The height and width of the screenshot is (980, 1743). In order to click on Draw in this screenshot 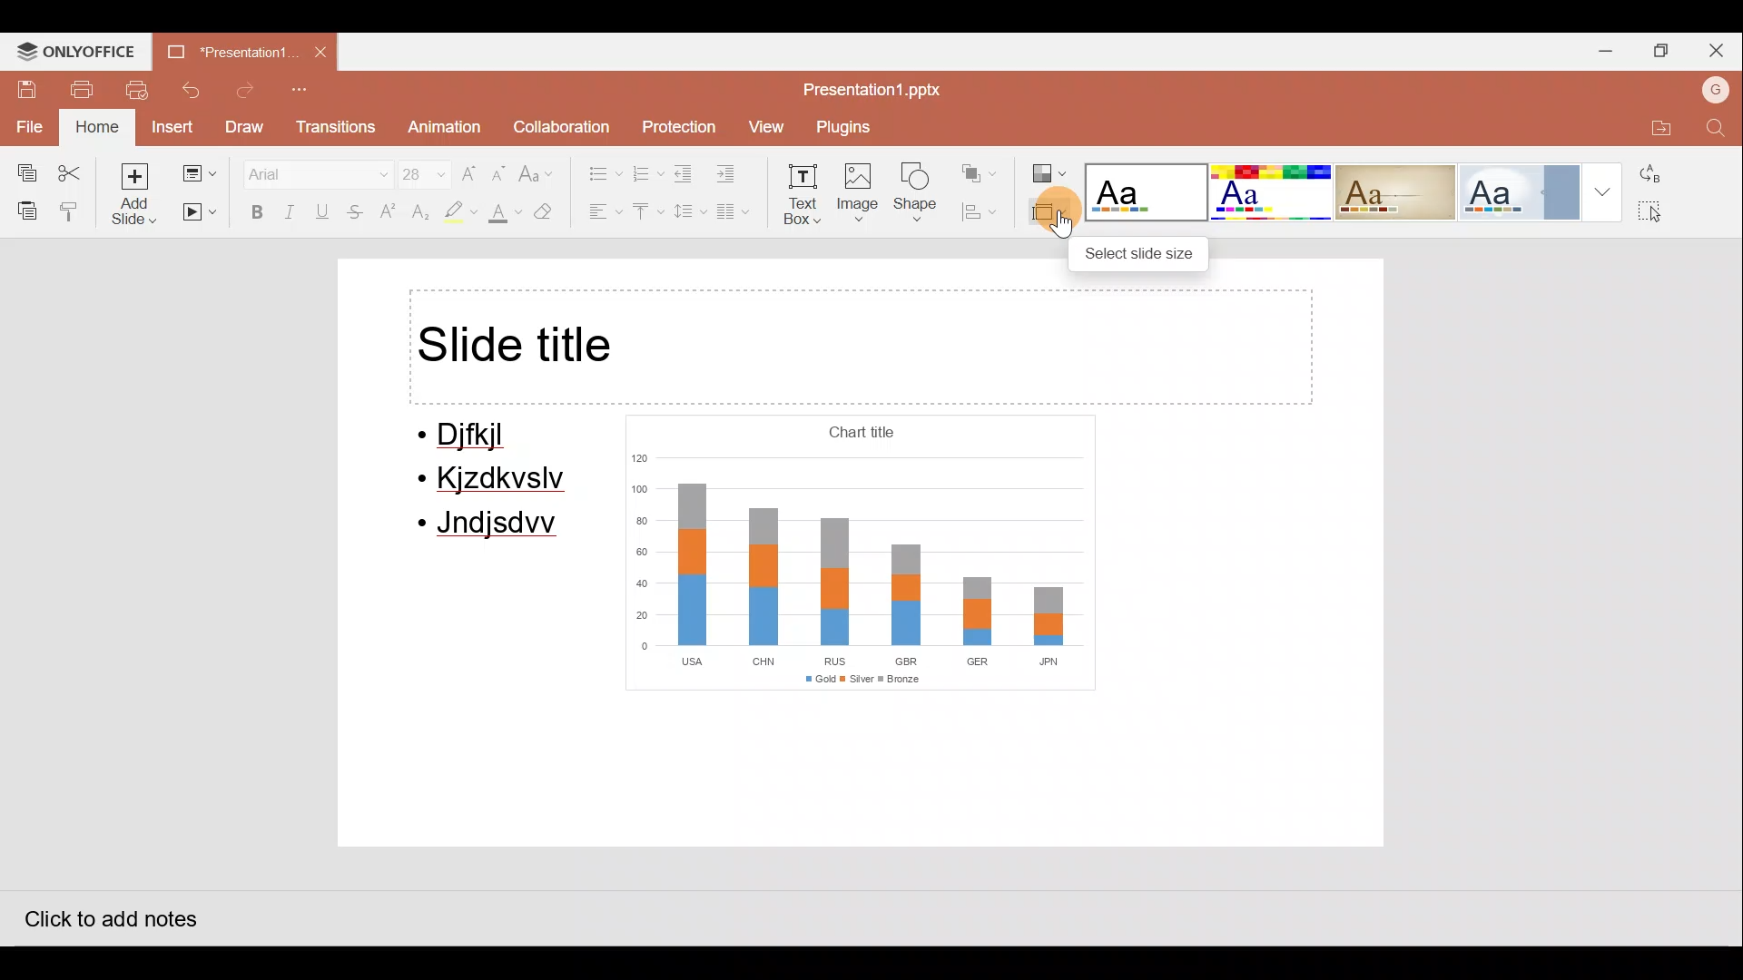, I will do `click(247, 127)`.